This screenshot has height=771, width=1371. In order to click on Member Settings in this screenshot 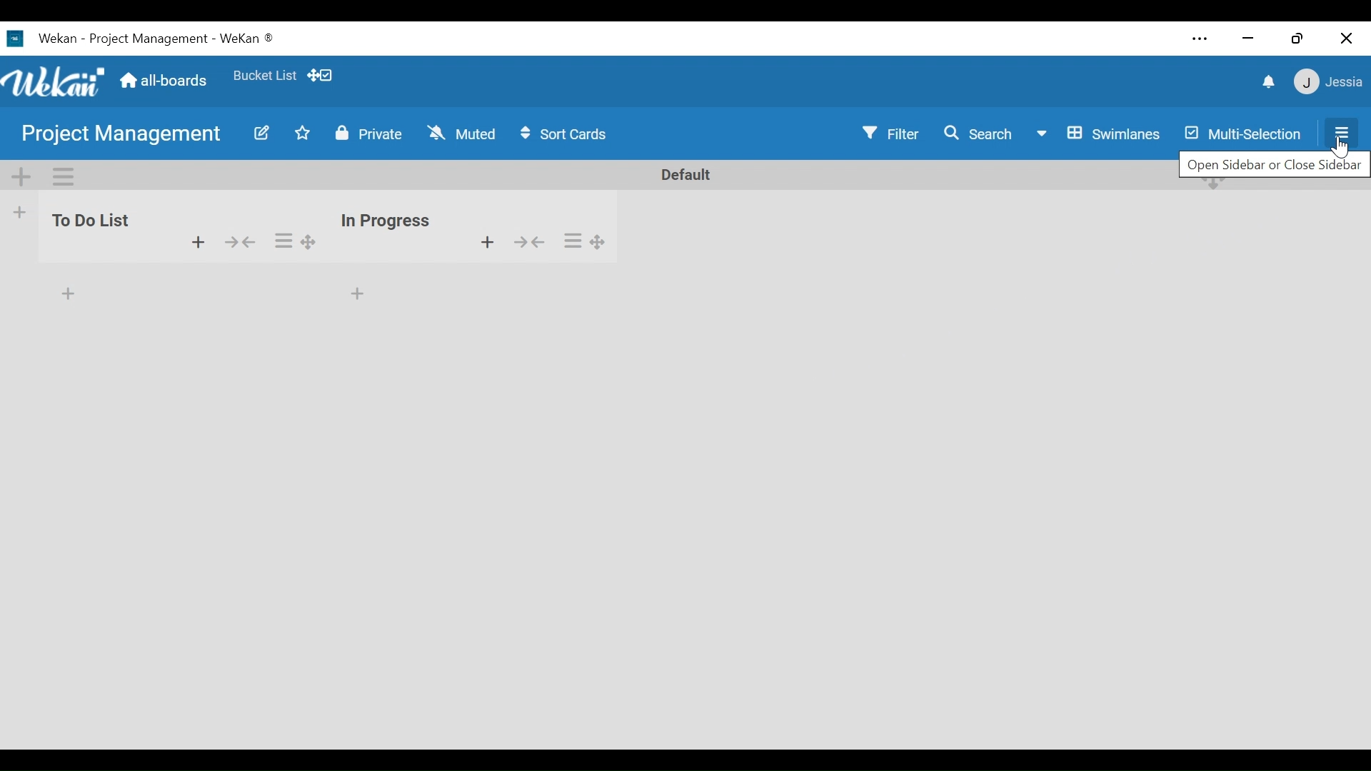, I will do `click(1330, 82)`.